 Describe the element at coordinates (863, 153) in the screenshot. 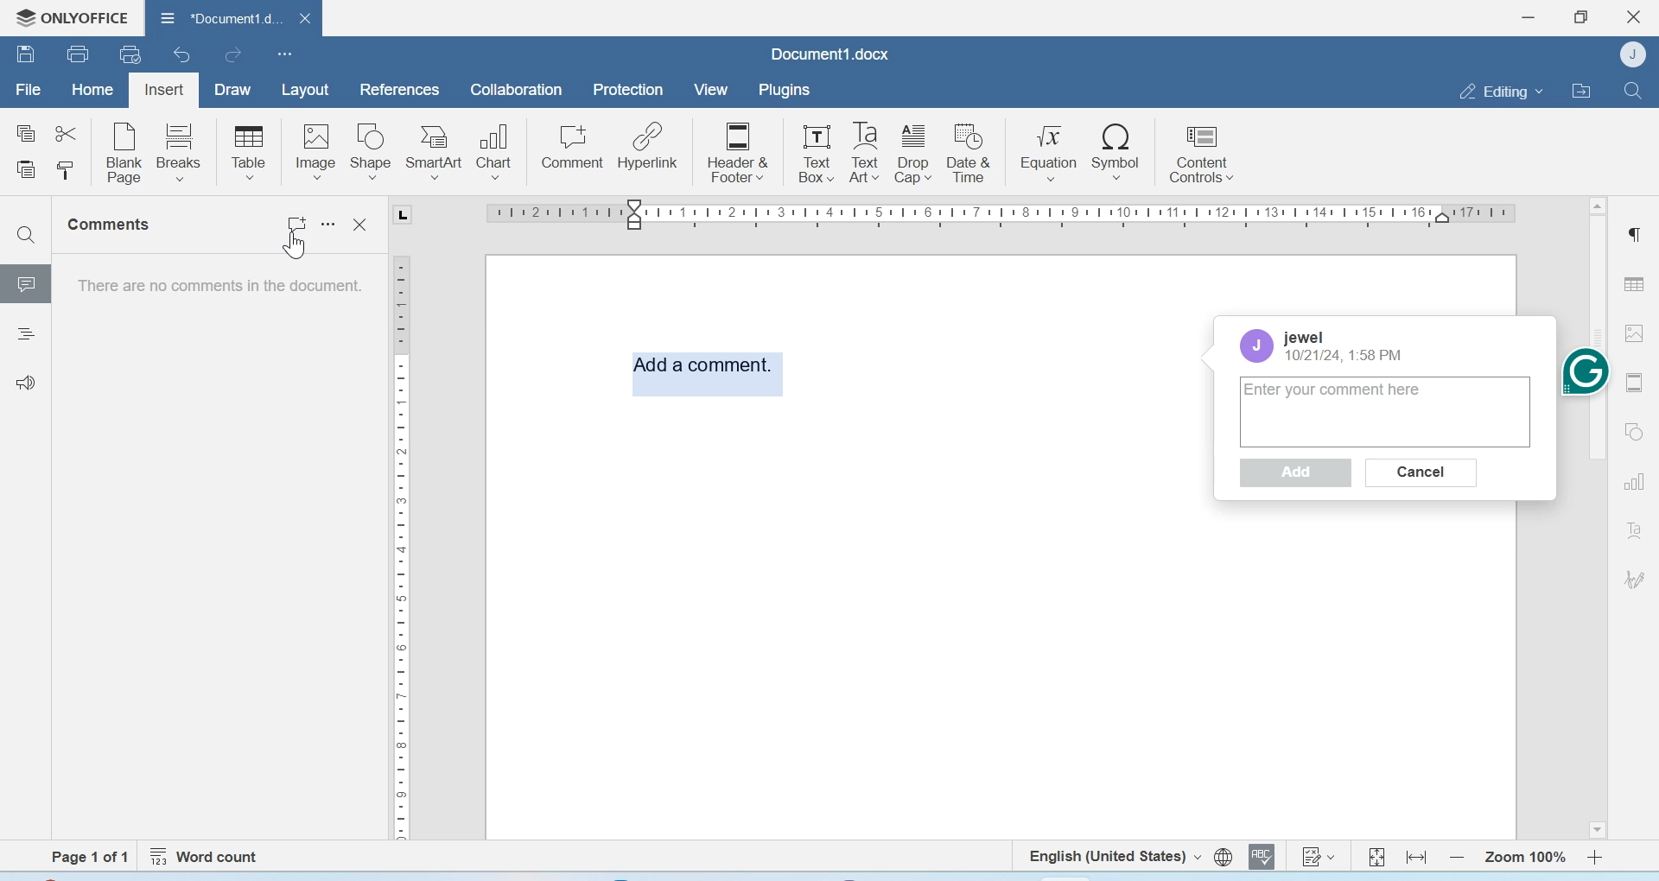

I see `Text Box` at that location.